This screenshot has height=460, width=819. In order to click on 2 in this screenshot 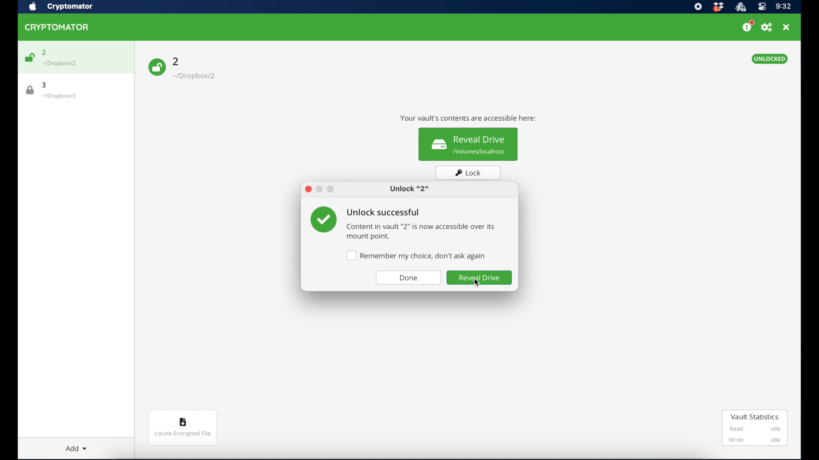, I will do `click(44, 52)`.